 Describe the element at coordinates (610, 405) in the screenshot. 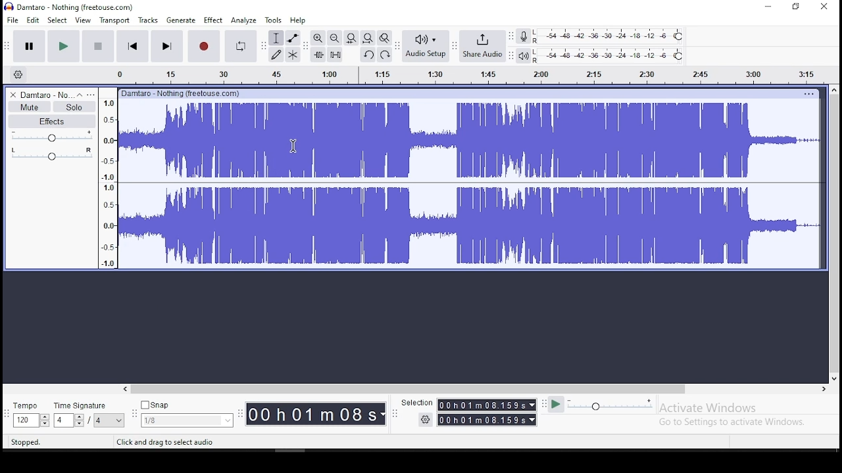

I see `playback speed` at that location.